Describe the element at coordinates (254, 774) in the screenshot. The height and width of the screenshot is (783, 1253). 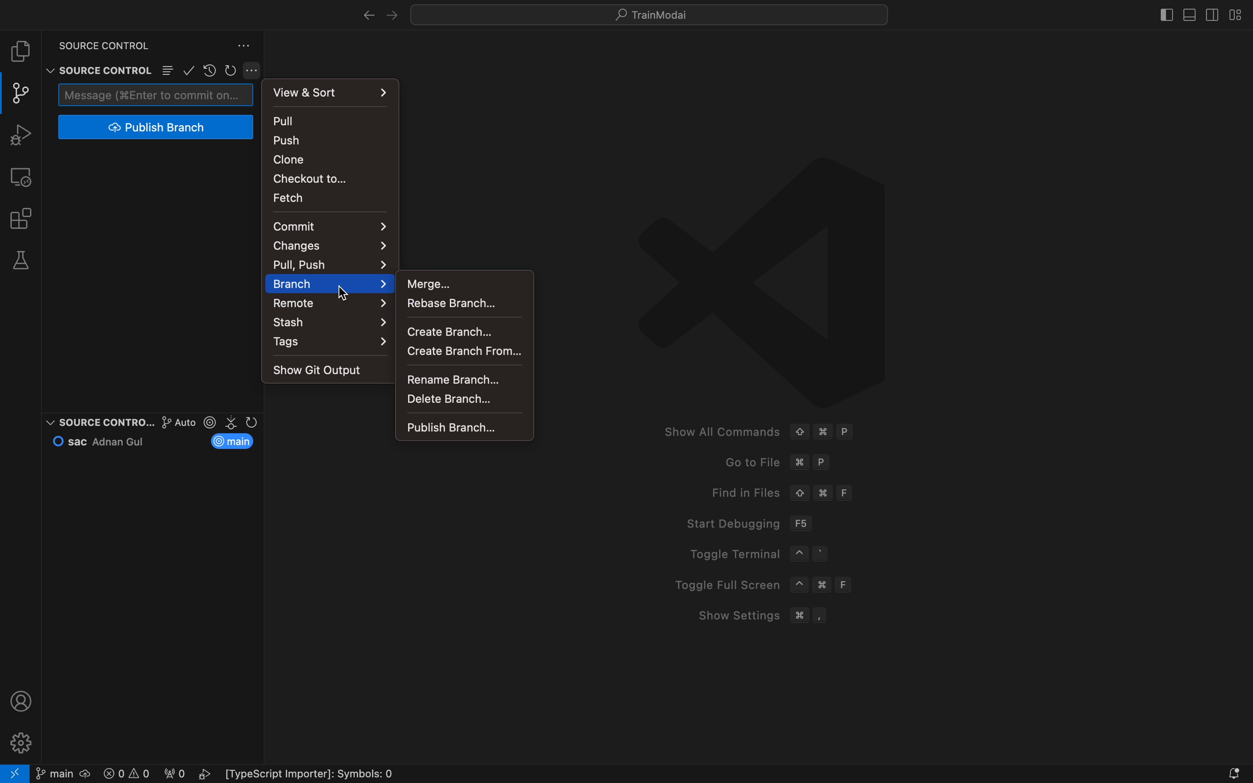
I see `error logs` at that location.